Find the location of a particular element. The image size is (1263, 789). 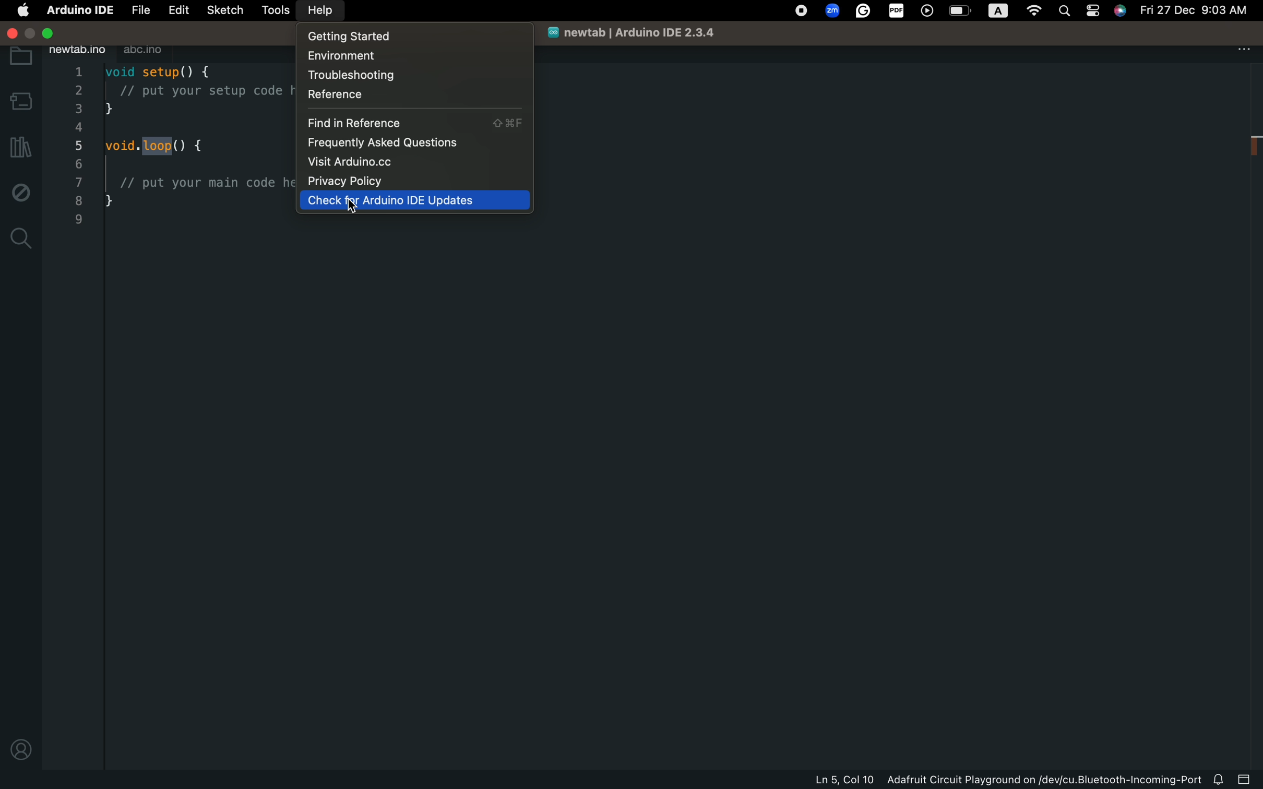

Siri is located at coordinates (1119, 11).